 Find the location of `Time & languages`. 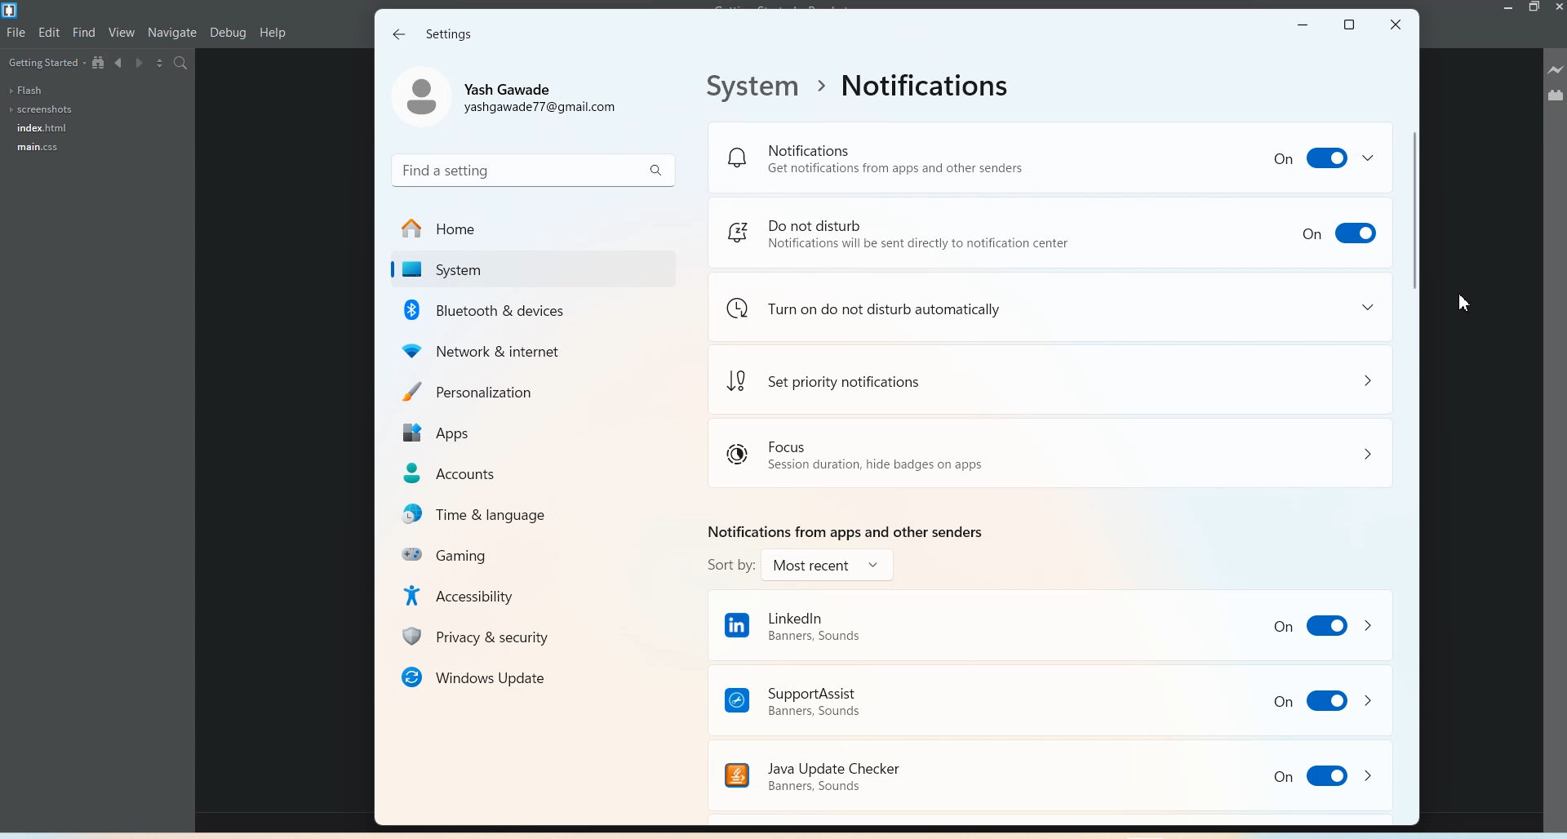

Time & languages is located at coordinates (527, 514).